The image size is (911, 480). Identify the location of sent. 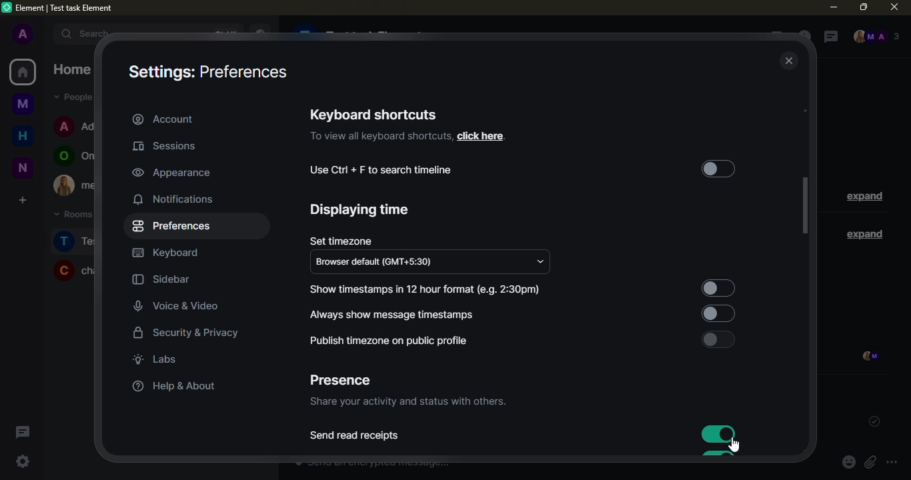
(871, 421).